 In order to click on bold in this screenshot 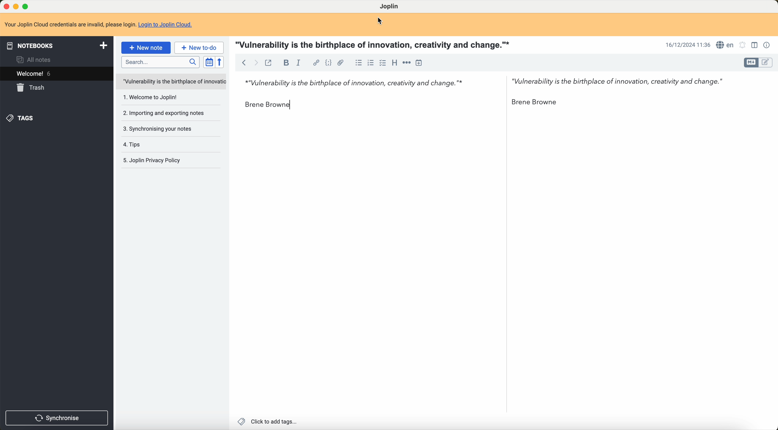, I will do `click(285, 63)`.